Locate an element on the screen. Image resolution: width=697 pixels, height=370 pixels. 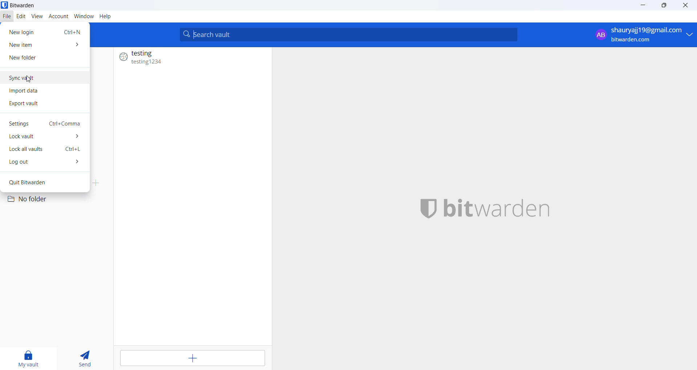
window is located at coordinates (82, 16).